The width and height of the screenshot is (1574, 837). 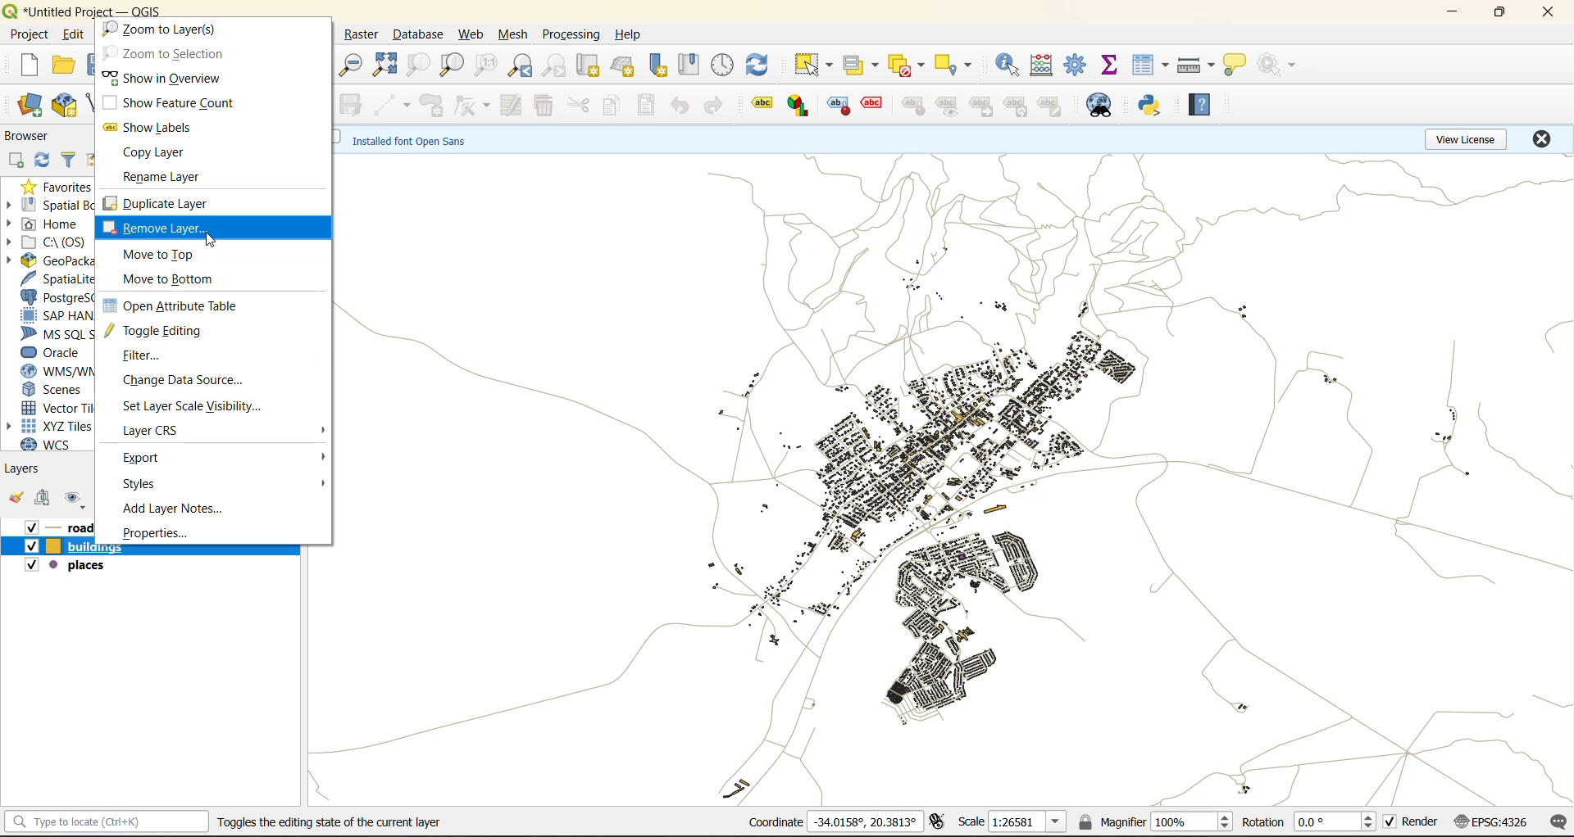 What do you see at coordinates (1149, 106) in the screenshot?
I see `python` at bounding box center [1149, 106].